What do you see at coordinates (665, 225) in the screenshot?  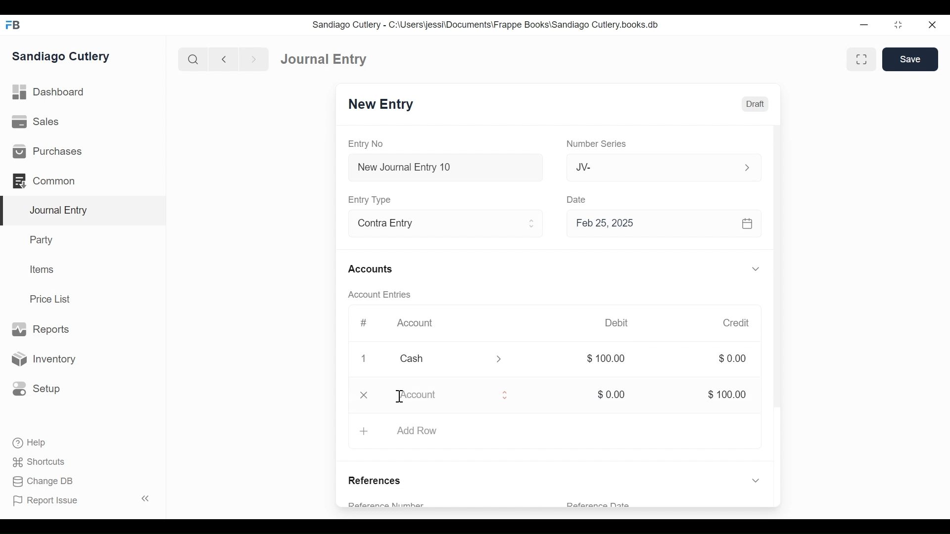 I see `Feb 25, 2025` at bounding box center [665, 225].